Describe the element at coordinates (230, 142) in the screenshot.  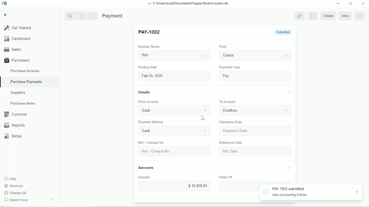
I see `‘Reference Date` at that location.